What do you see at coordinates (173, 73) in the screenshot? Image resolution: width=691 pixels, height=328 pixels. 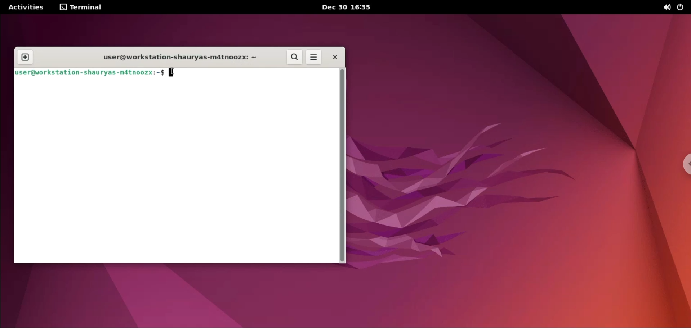 I see `cursor` at bounding box center [173, 73].